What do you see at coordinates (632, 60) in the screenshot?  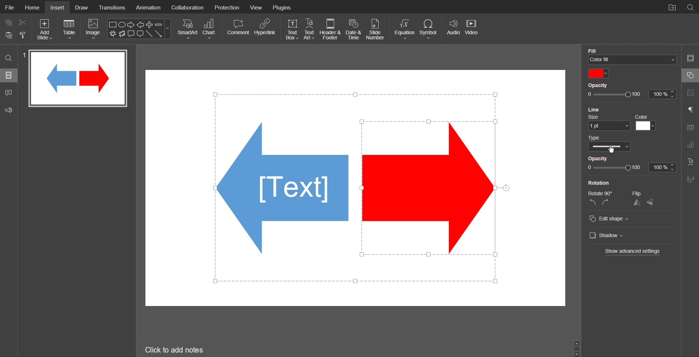 I see `color fill` at bounding box center [632, 60].